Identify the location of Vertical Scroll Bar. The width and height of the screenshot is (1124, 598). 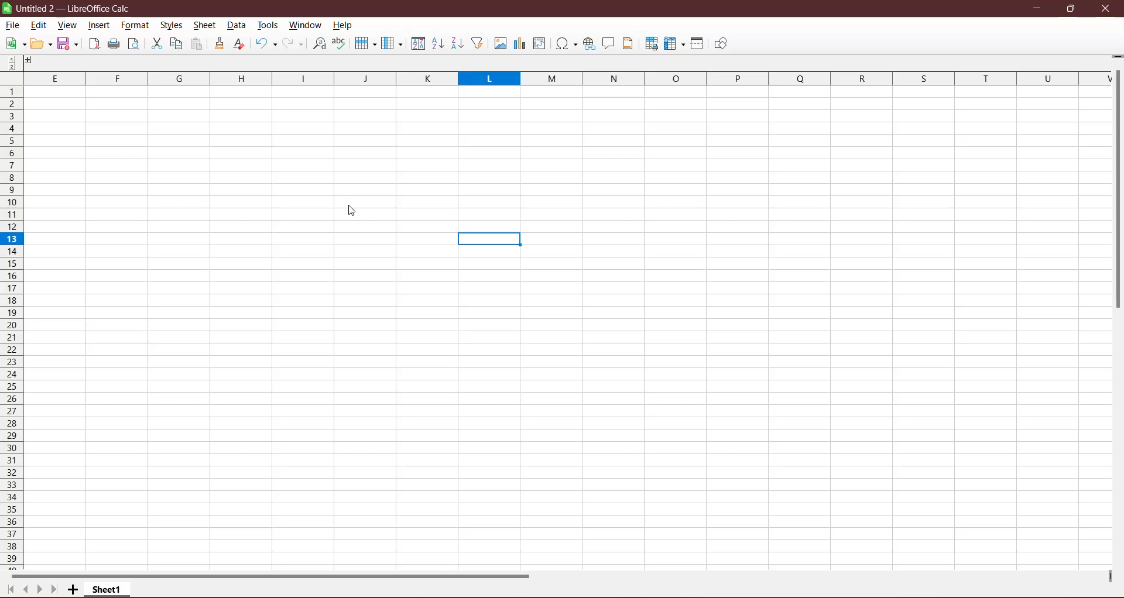
(1117, 191).